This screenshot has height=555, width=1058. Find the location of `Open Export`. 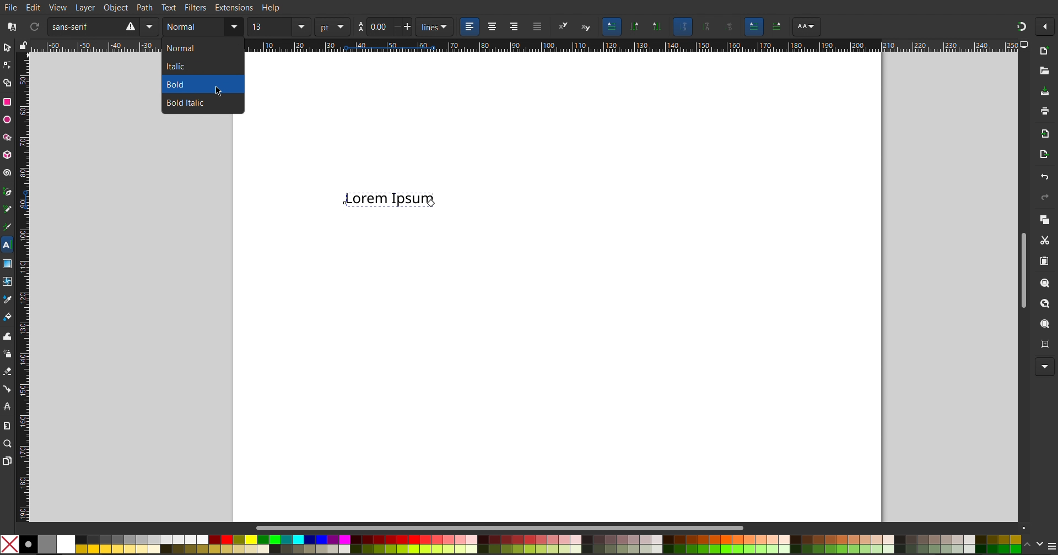

Open Export is located at coordinates (1044, 156).